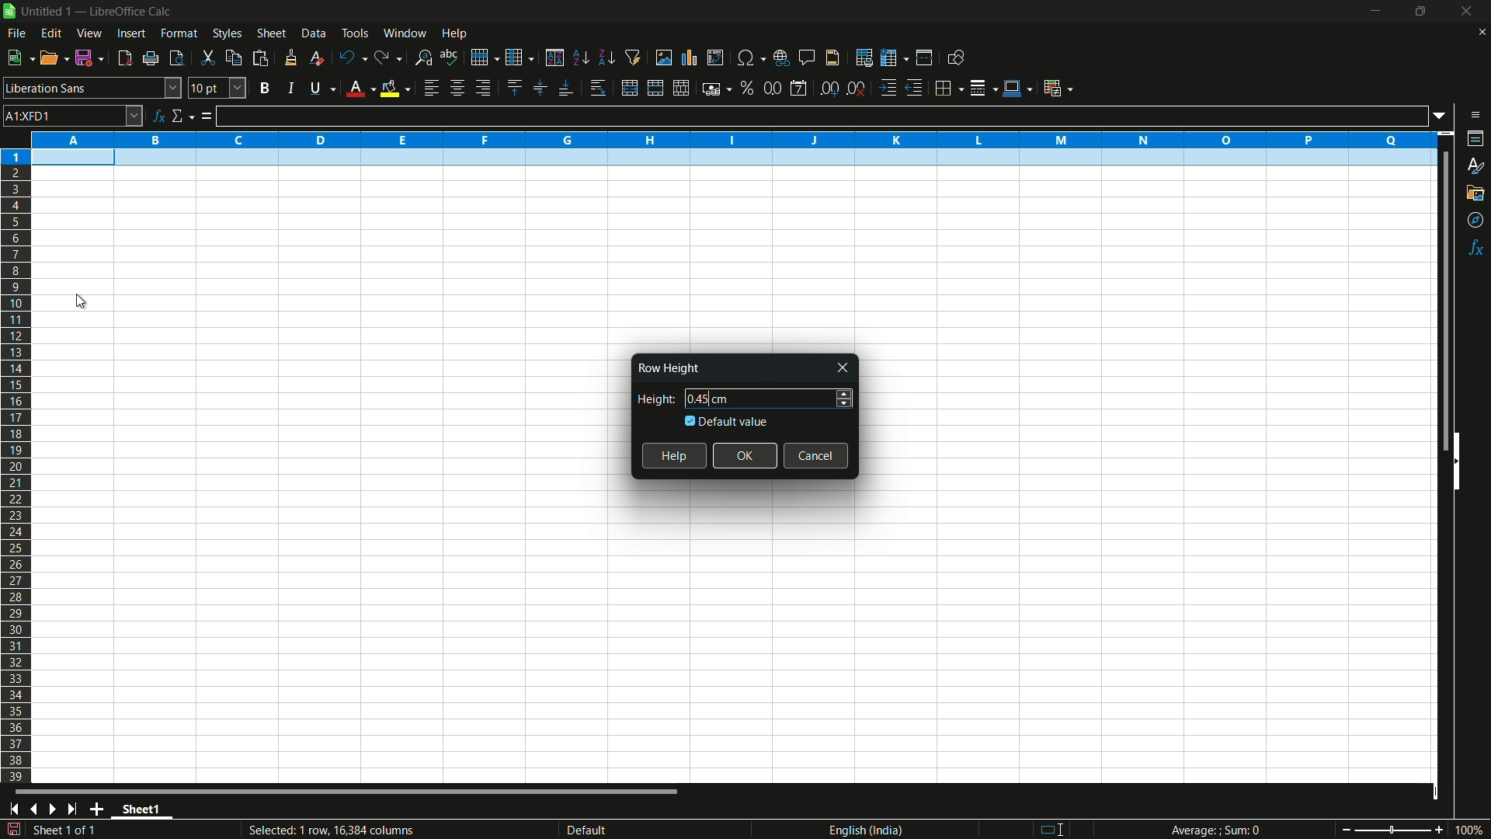 This screenshot has width=1491, height=839. I want to click on Average; Sum 0, so click(1216, 831).